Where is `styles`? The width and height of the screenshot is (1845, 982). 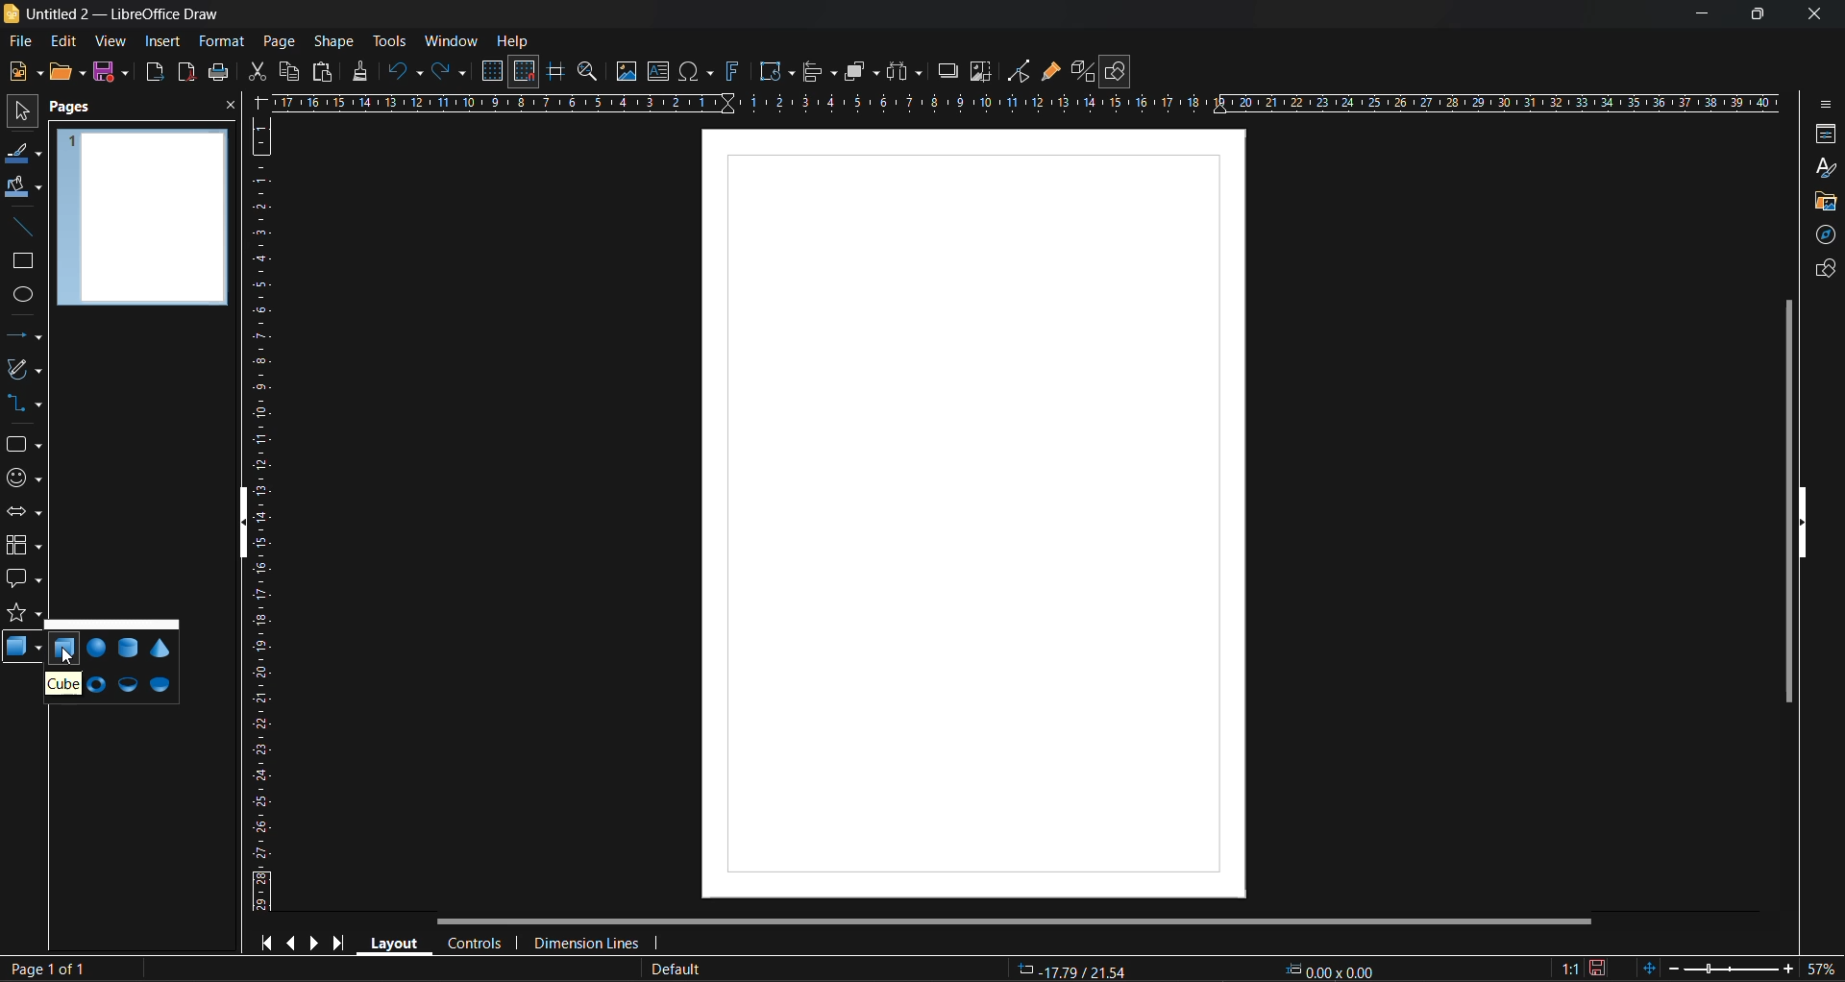 styles is located at coordinates (1823, 167).